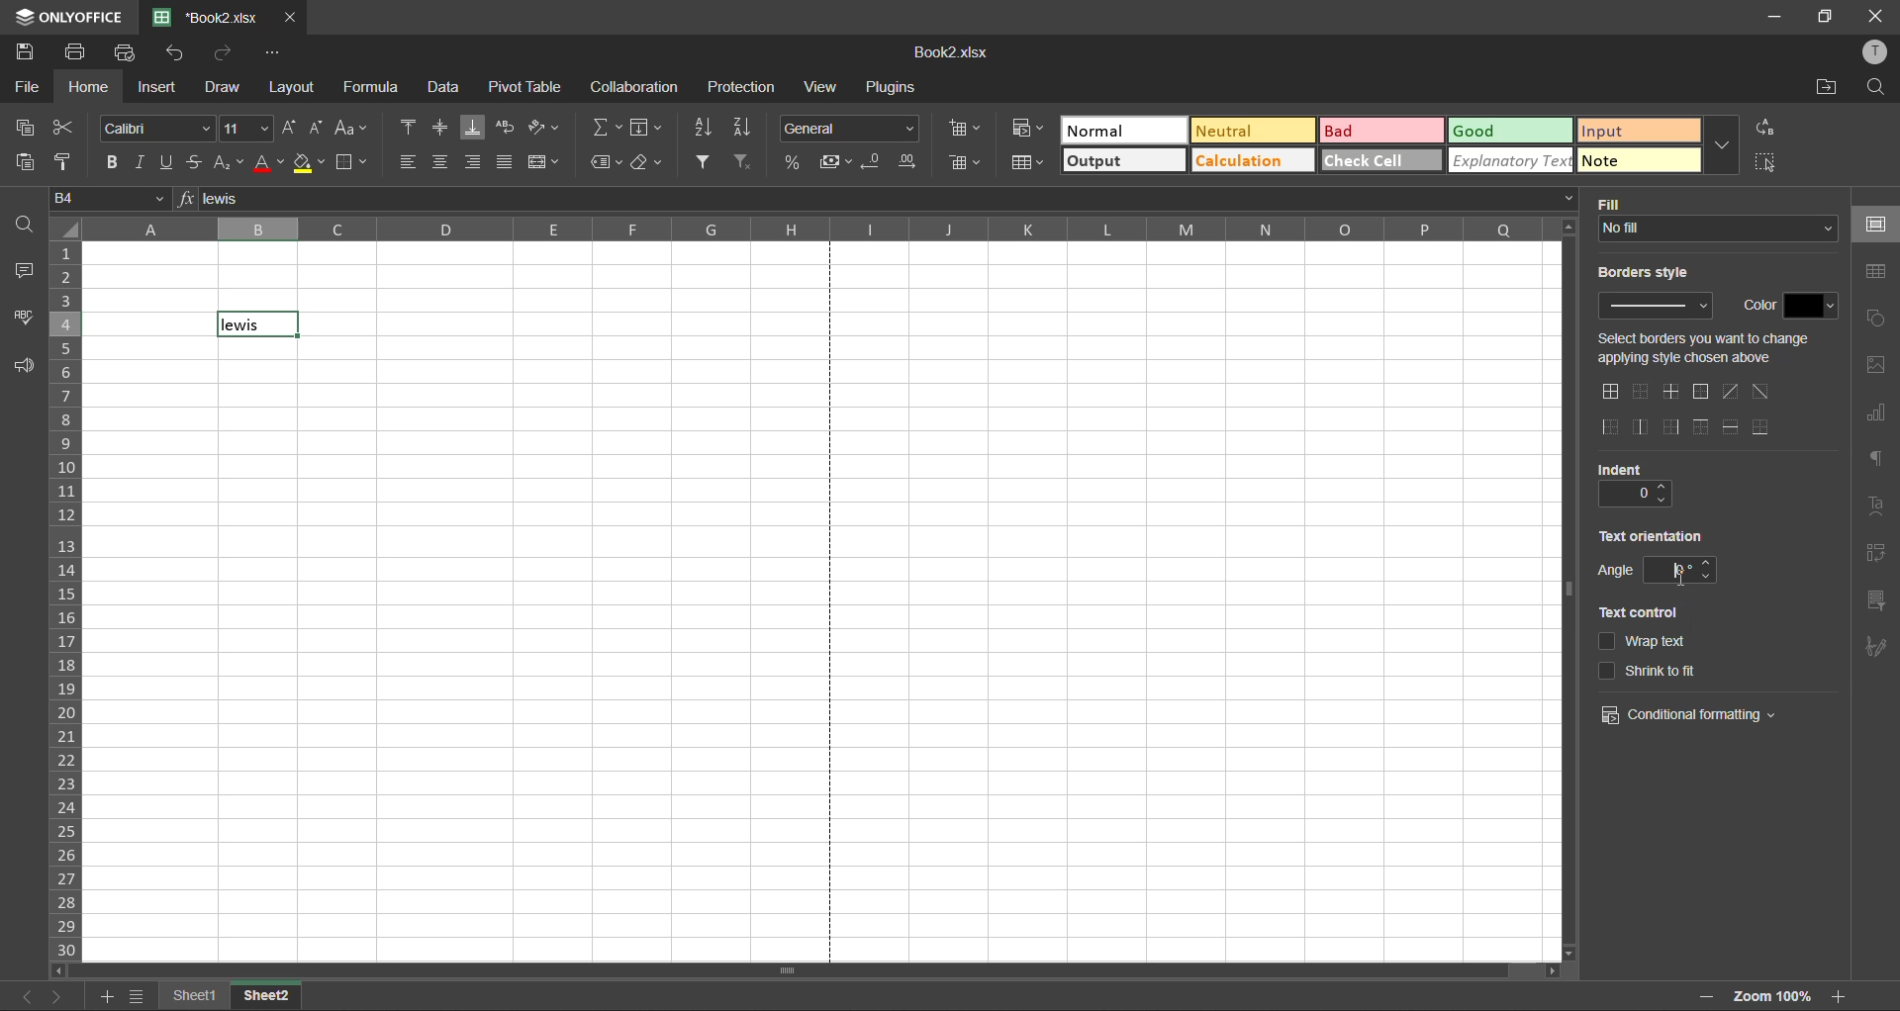 The image size is (1900, 1011). What do you see at coordinates (1609, 424) in the screenshot?
I see `outside left border` at bounding box center [1609, 424].